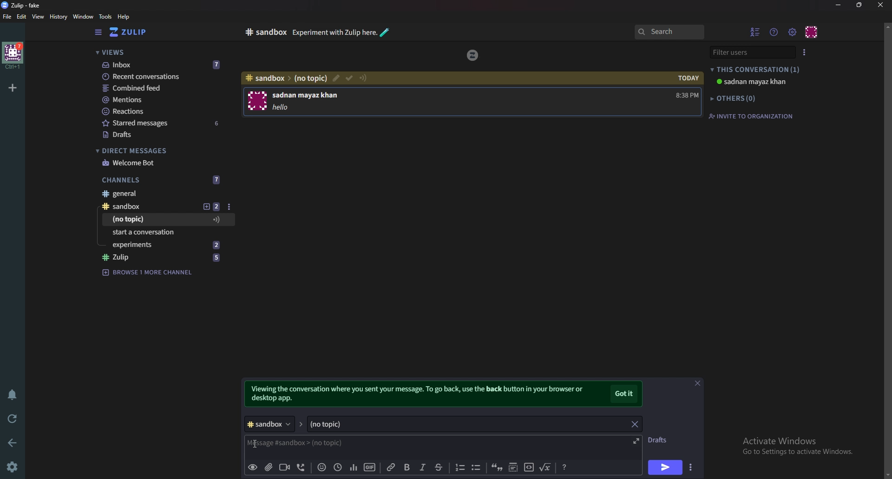  Describe the element at coordinates (22, 18) in the screenshot. I see `Edit` at that location.